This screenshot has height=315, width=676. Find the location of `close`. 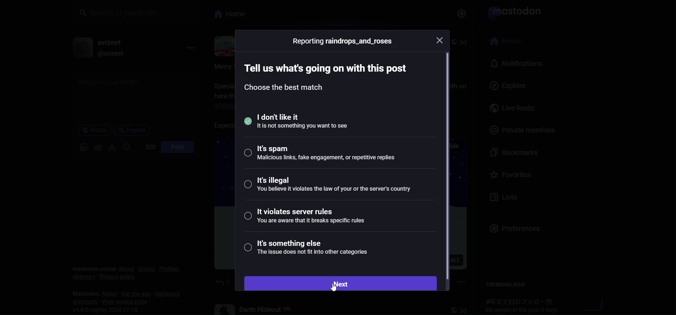

close is located at coordinates (441, 40).